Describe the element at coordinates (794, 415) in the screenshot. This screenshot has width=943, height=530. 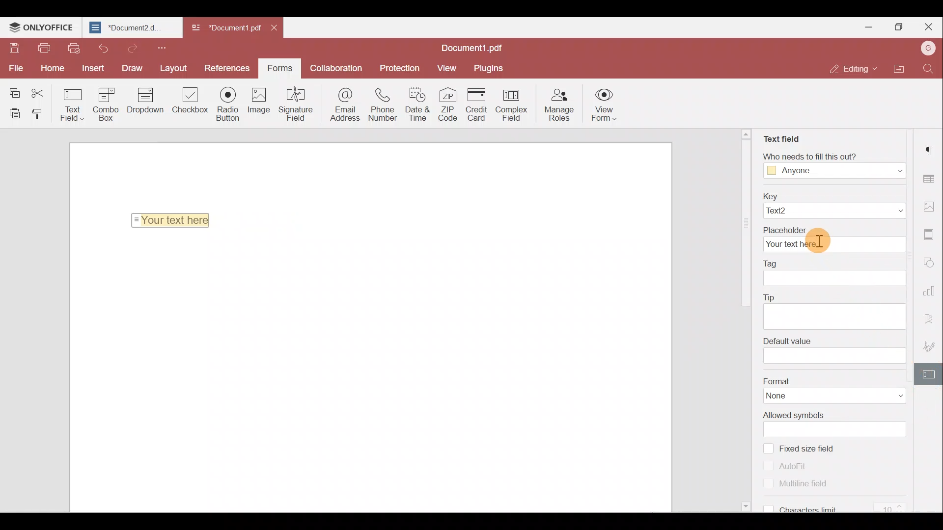
I see `Allowed symbols` at that location.